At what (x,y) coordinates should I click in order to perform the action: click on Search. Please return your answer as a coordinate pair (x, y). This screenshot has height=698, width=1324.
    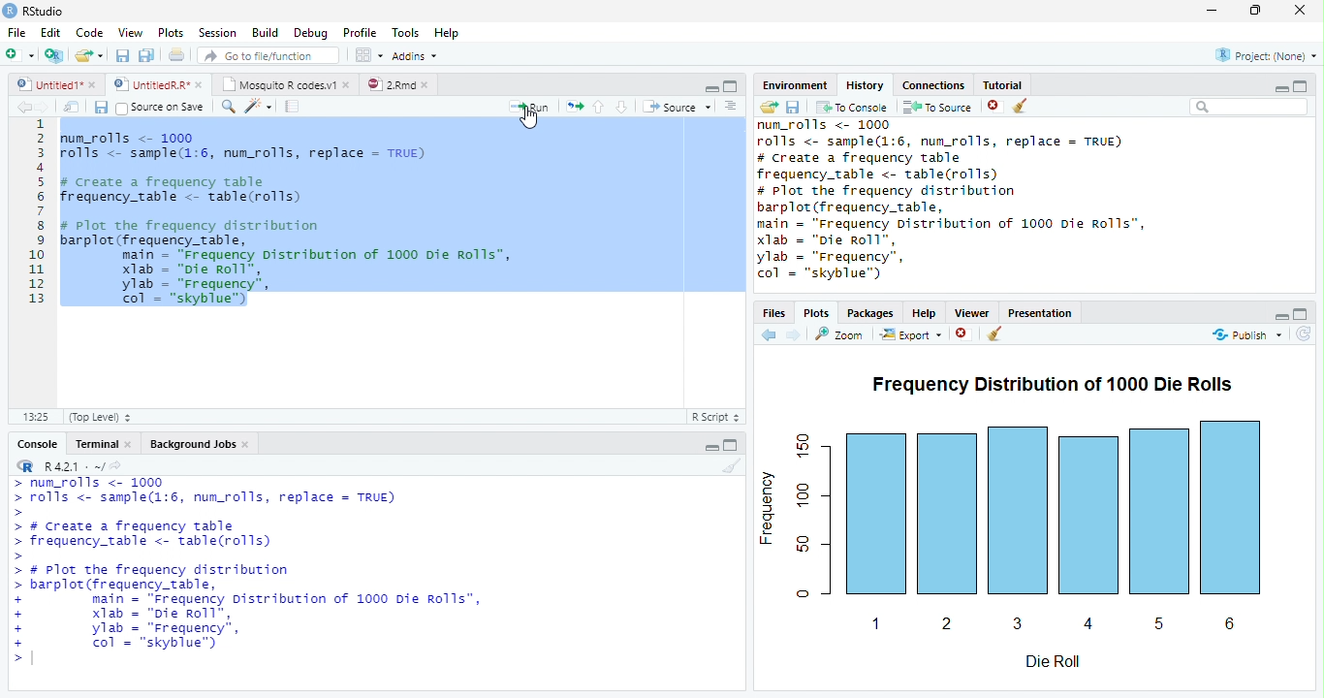
    Looking at the image, I should click on (1247, 107).